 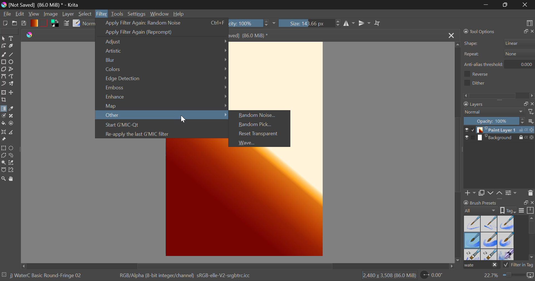 I want to click on logo, so click(x=30, y=34).